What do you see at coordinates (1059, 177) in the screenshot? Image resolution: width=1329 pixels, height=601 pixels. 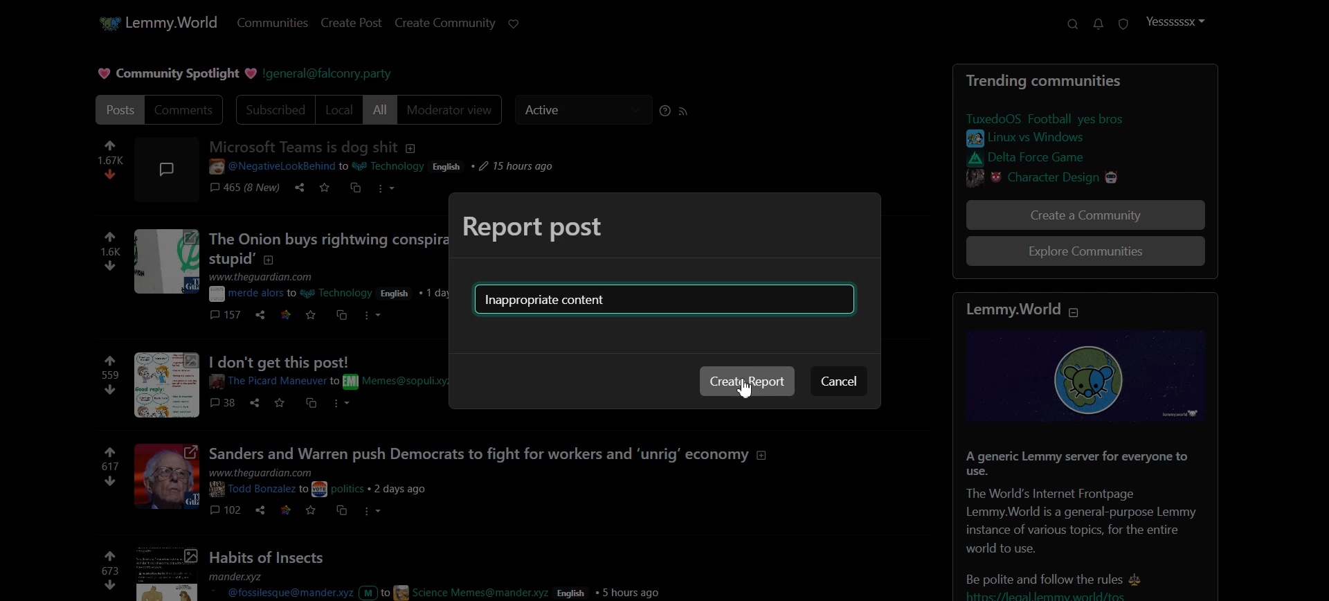 I see `link` at bounding box center [1059, 177].